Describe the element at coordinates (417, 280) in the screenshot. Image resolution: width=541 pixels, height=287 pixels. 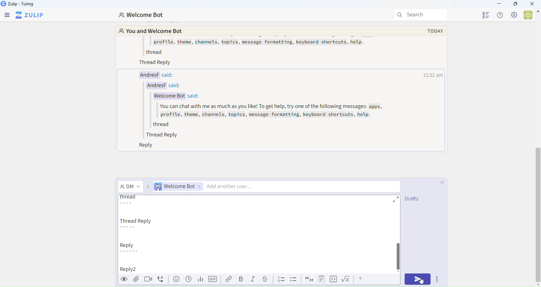
I see `Send` at that location.